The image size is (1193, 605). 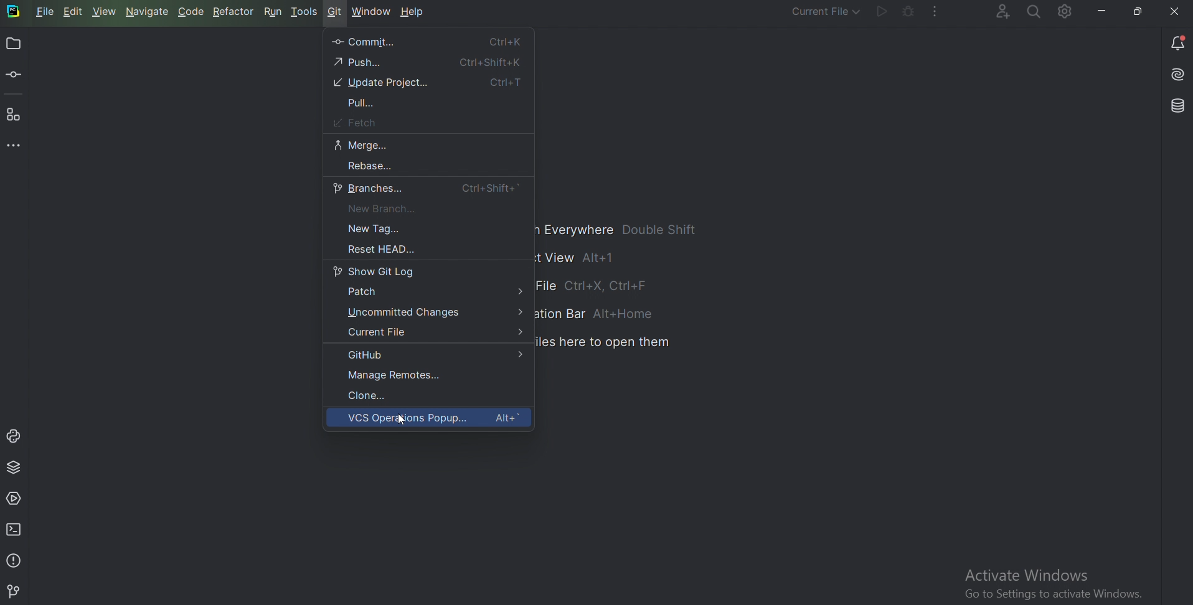 I want to click on Services, so click(x=17, y=497).